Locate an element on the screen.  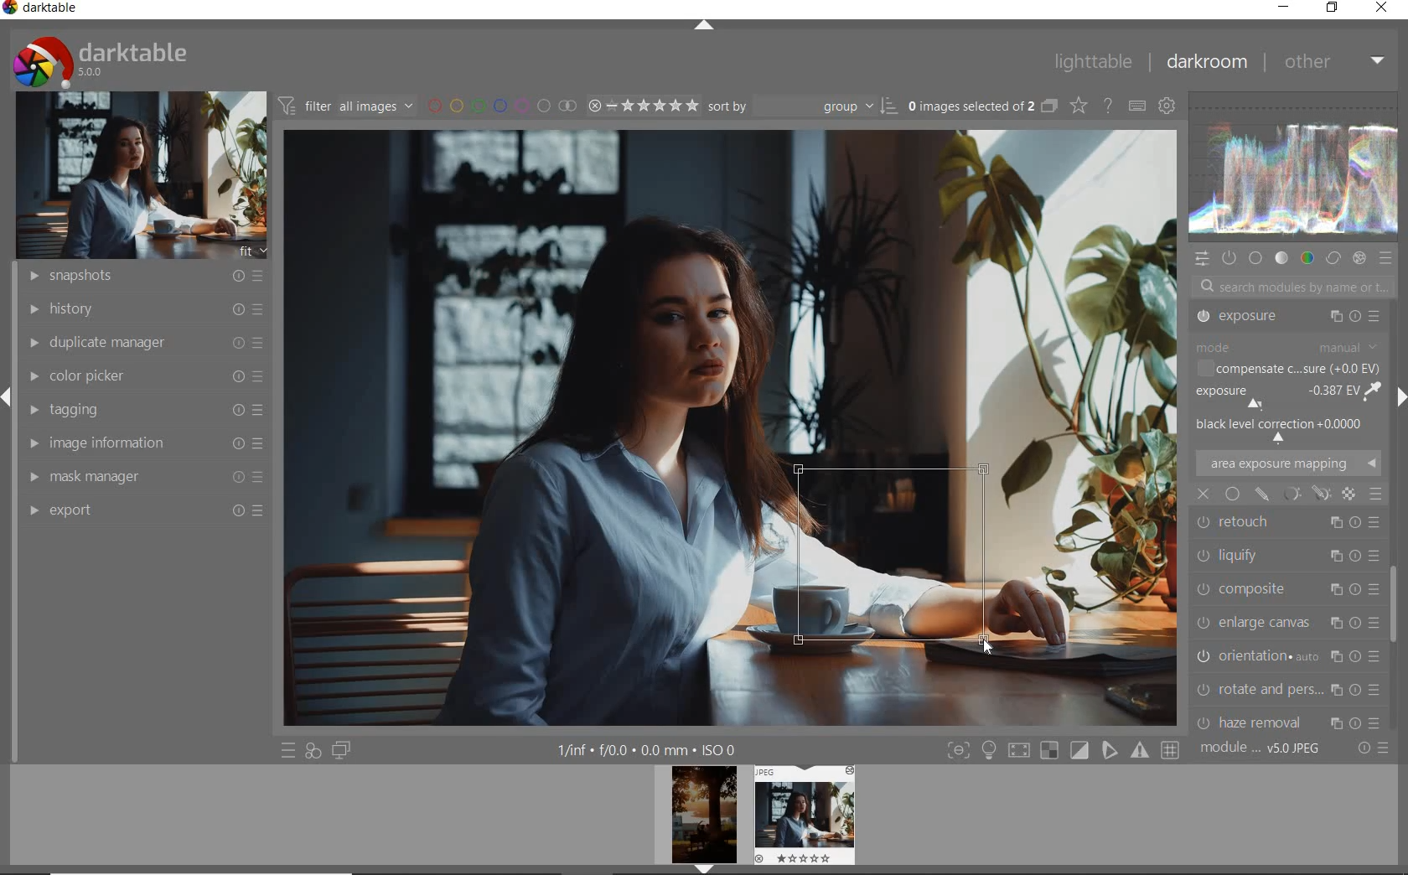
FILTER IMAGE is located at coordinates (342, 106).